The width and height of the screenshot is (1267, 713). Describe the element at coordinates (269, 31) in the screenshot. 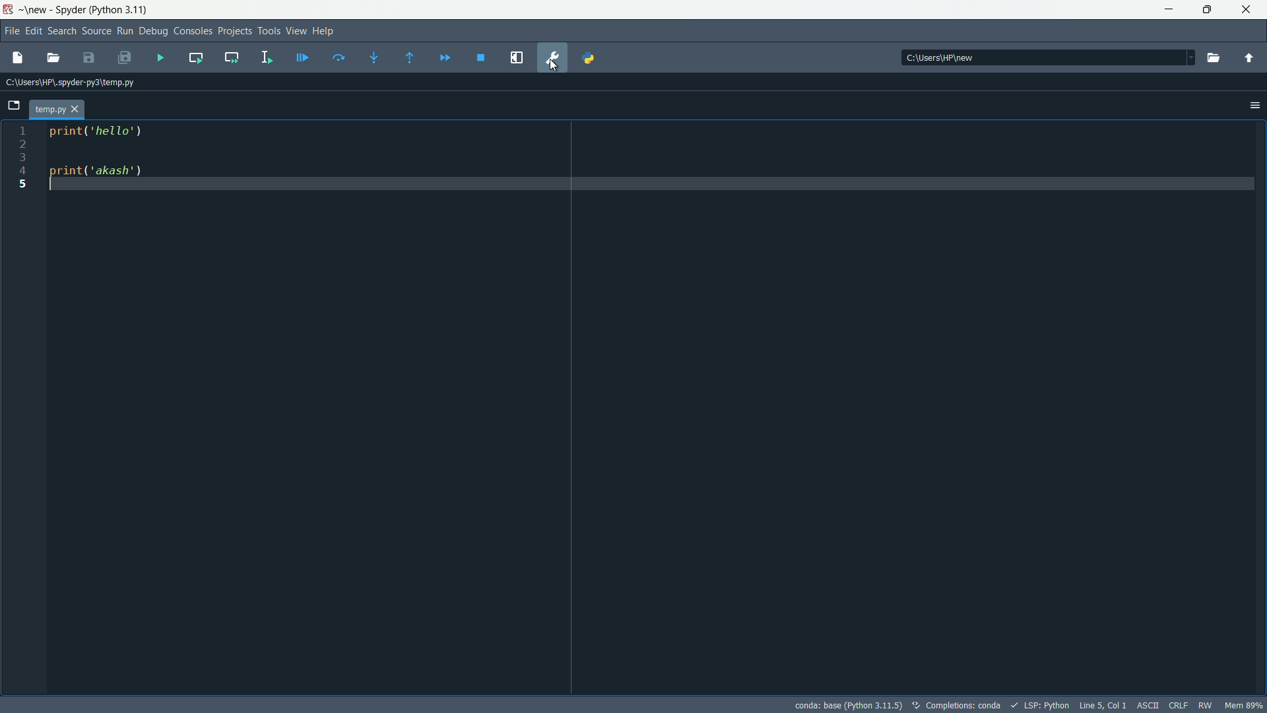

I see `tools menu` at that location.